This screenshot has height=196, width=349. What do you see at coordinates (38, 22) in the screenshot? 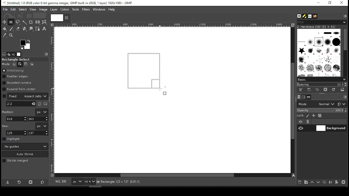
I see `flip tool` at bounding box center [38, 22].